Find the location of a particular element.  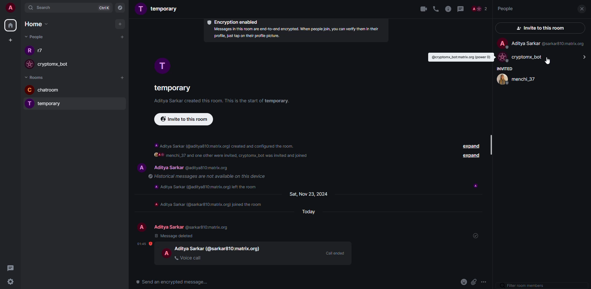

people is located at coordinates (192, 227).